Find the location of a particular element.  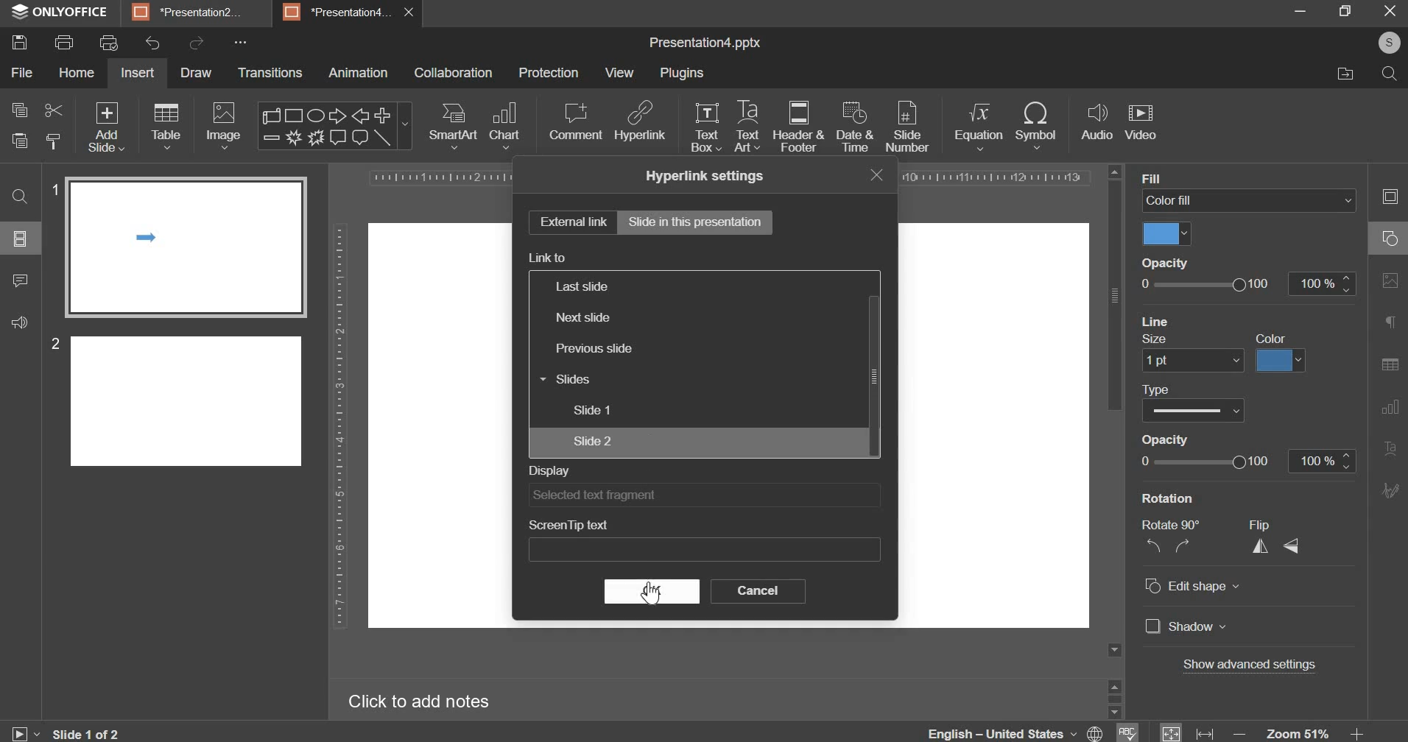

paste is located at coordinates (18, 141).